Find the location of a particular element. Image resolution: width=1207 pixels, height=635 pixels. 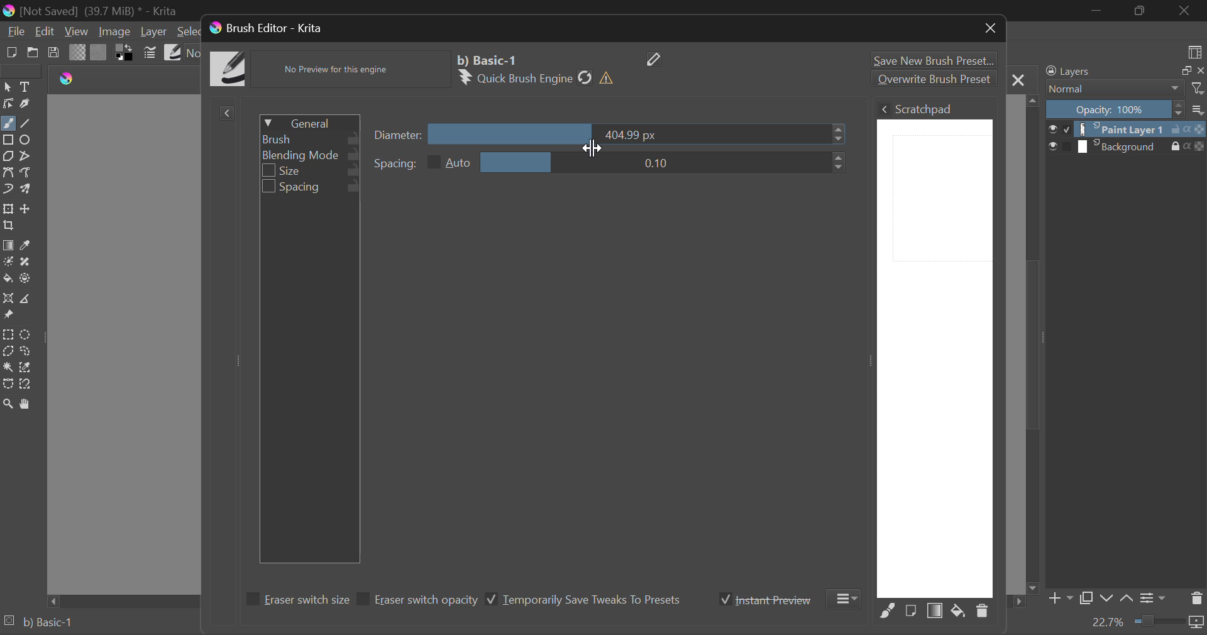

Cursor on Brush Settings is located at coordinates (150, 53).